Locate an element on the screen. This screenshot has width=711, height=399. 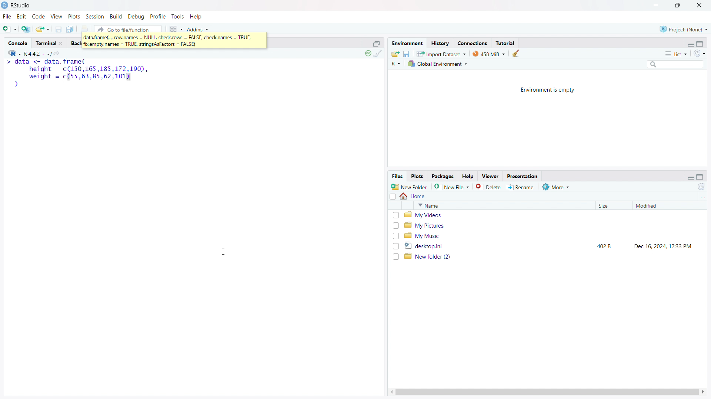
refresh the list of objects is located at coordinates (699, 53).